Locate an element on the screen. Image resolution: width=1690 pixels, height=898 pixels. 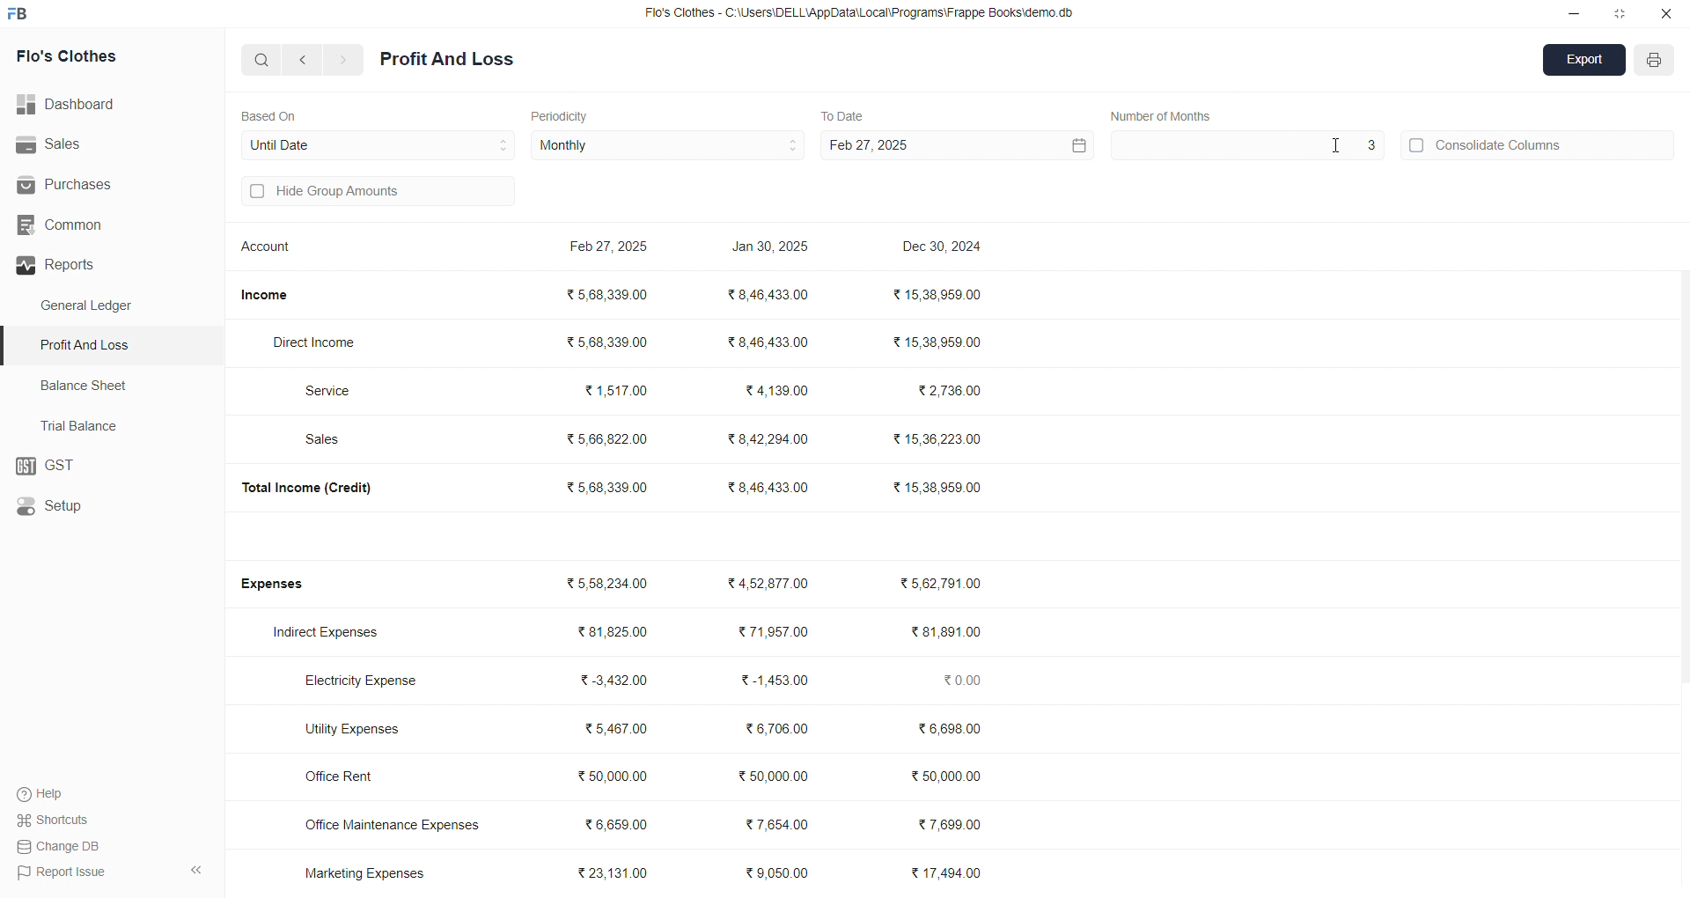
selected is located at coordinates (11, 346).